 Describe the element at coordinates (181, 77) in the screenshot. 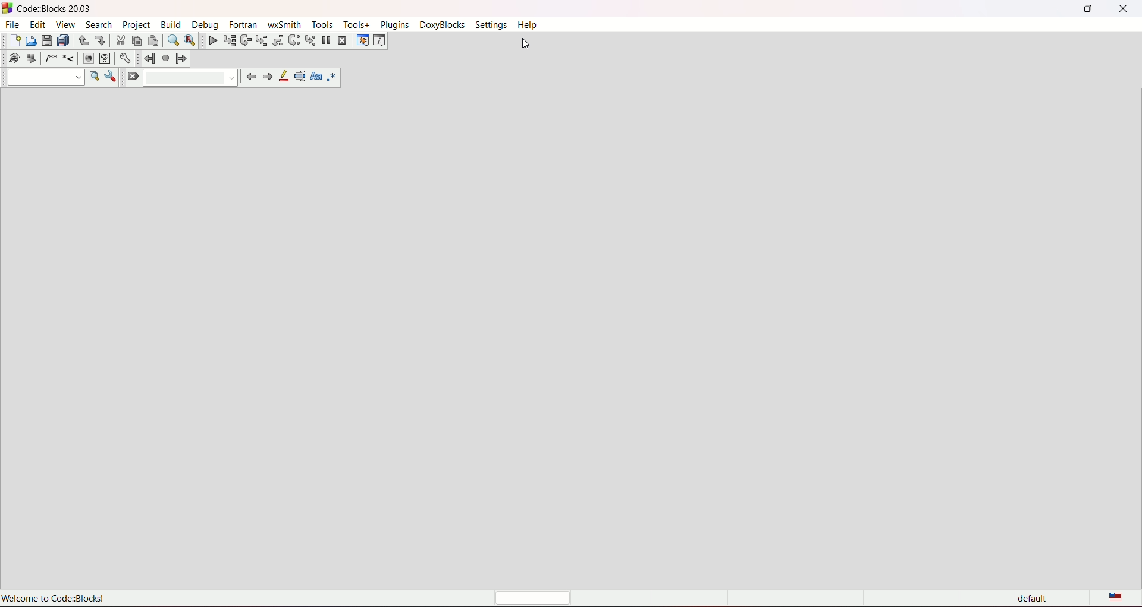

I see `drop down` at that location.